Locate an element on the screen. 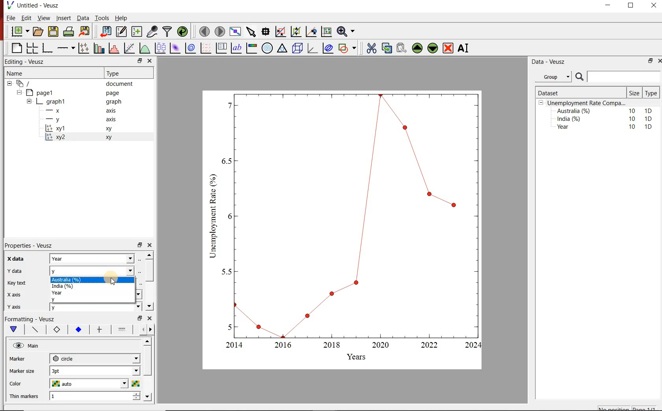 This screenshot has height=411, width=662. collapse is located at coordinates (19, 93).